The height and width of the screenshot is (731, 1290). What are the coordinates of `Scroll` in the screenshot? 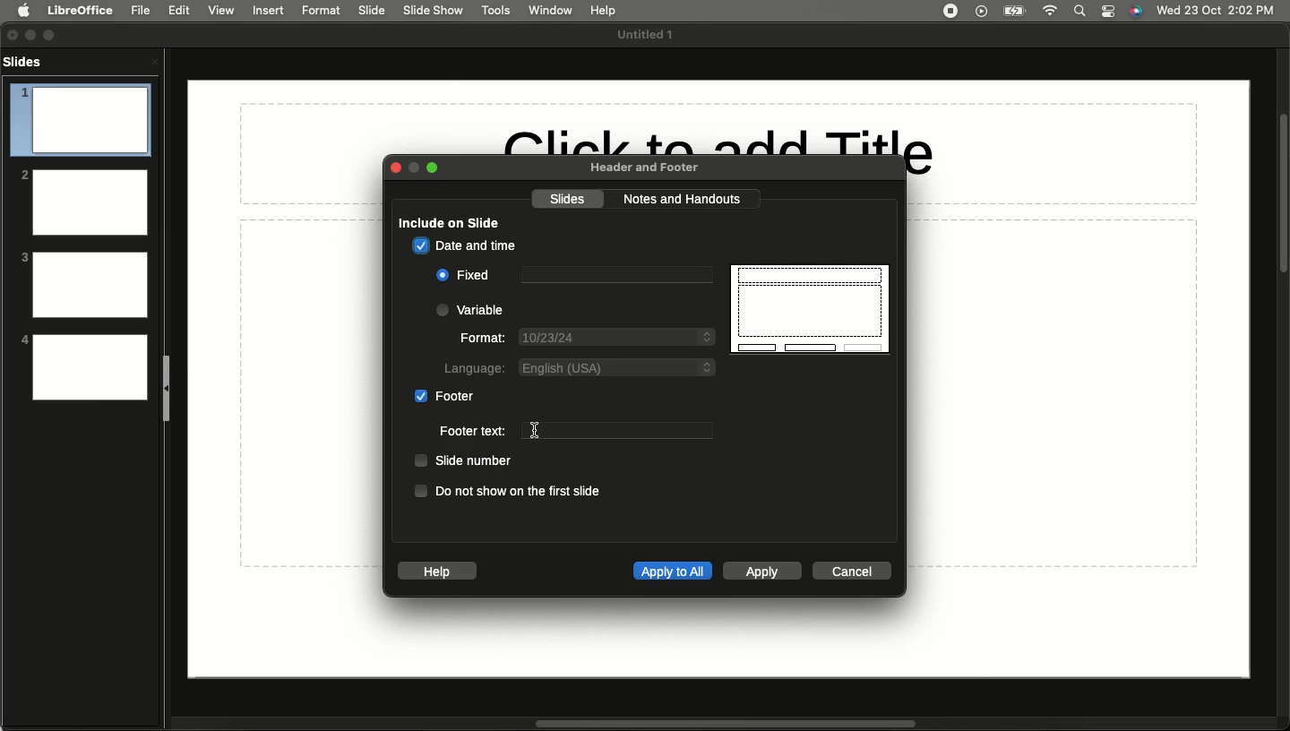 It's located at (1282, 194).